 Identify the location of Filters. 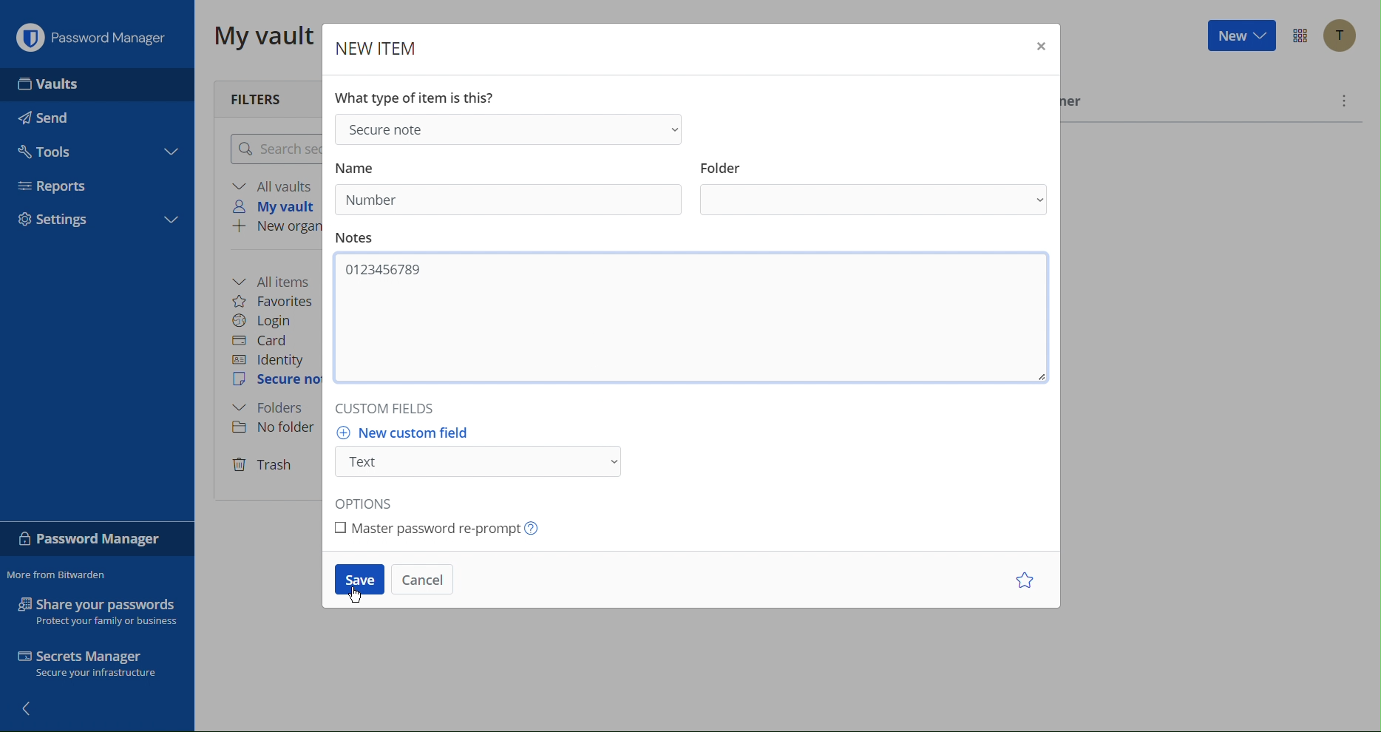
(265, 95).